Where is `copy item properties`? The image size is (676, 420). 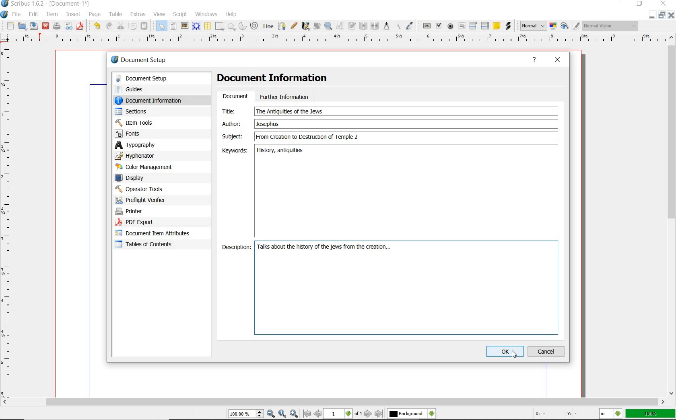
copy item properties is located at coordinates (397, 26).